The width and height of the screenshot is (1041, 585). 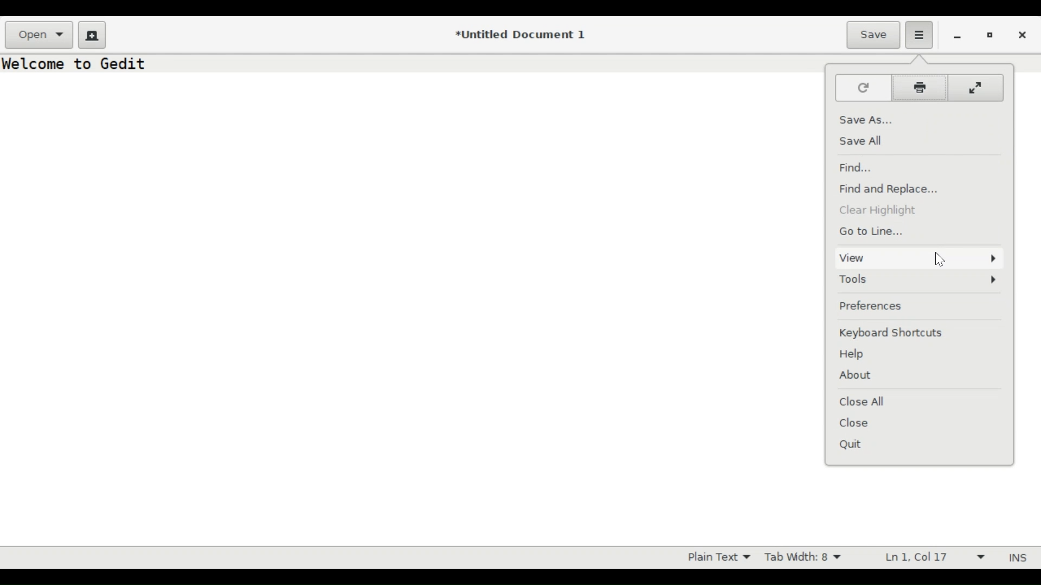 I want to click on cursor, so click(x=943, y=260).